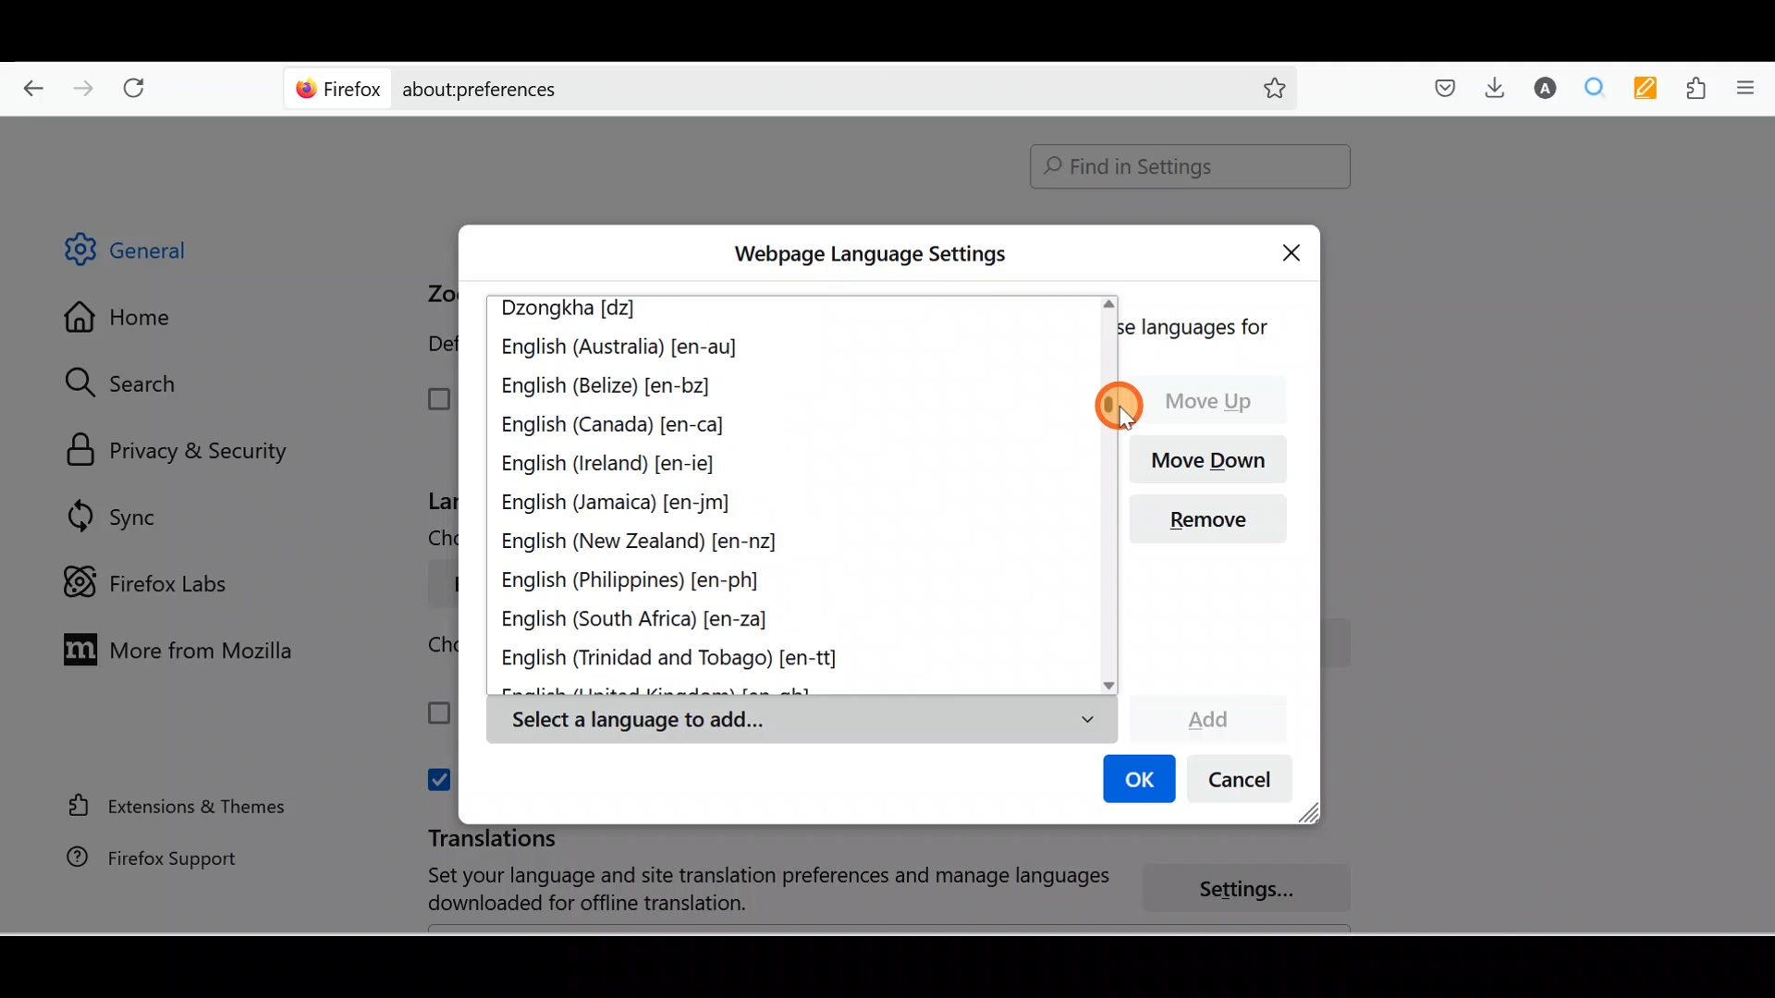 This screenshot has height=998, width=1775. What do you see at coordinates (86, 87) in the screenshot?
I see `Go forward back one page` at bounding box center [86, 87].